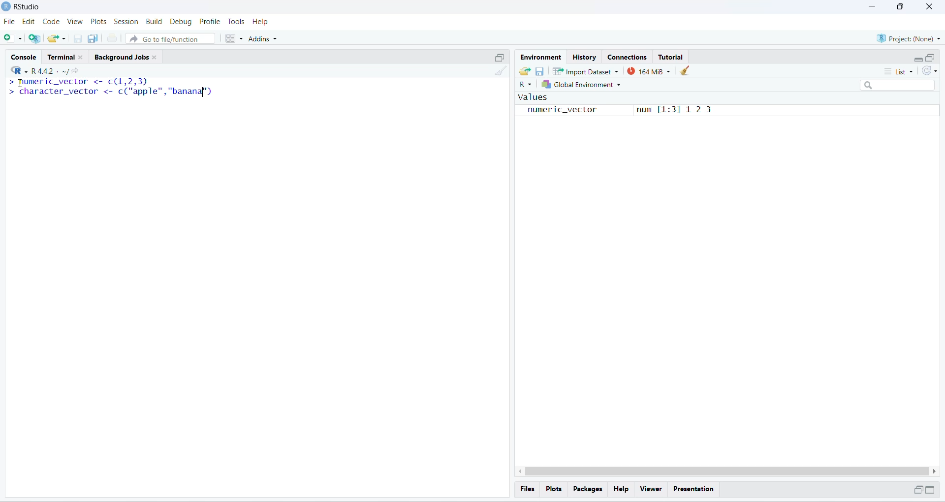 Image resolution: width=945 pixels, height=502 pixels. Describe the element at coordinates (67, 55) in the screenshot. I see `Terminal` at that location.